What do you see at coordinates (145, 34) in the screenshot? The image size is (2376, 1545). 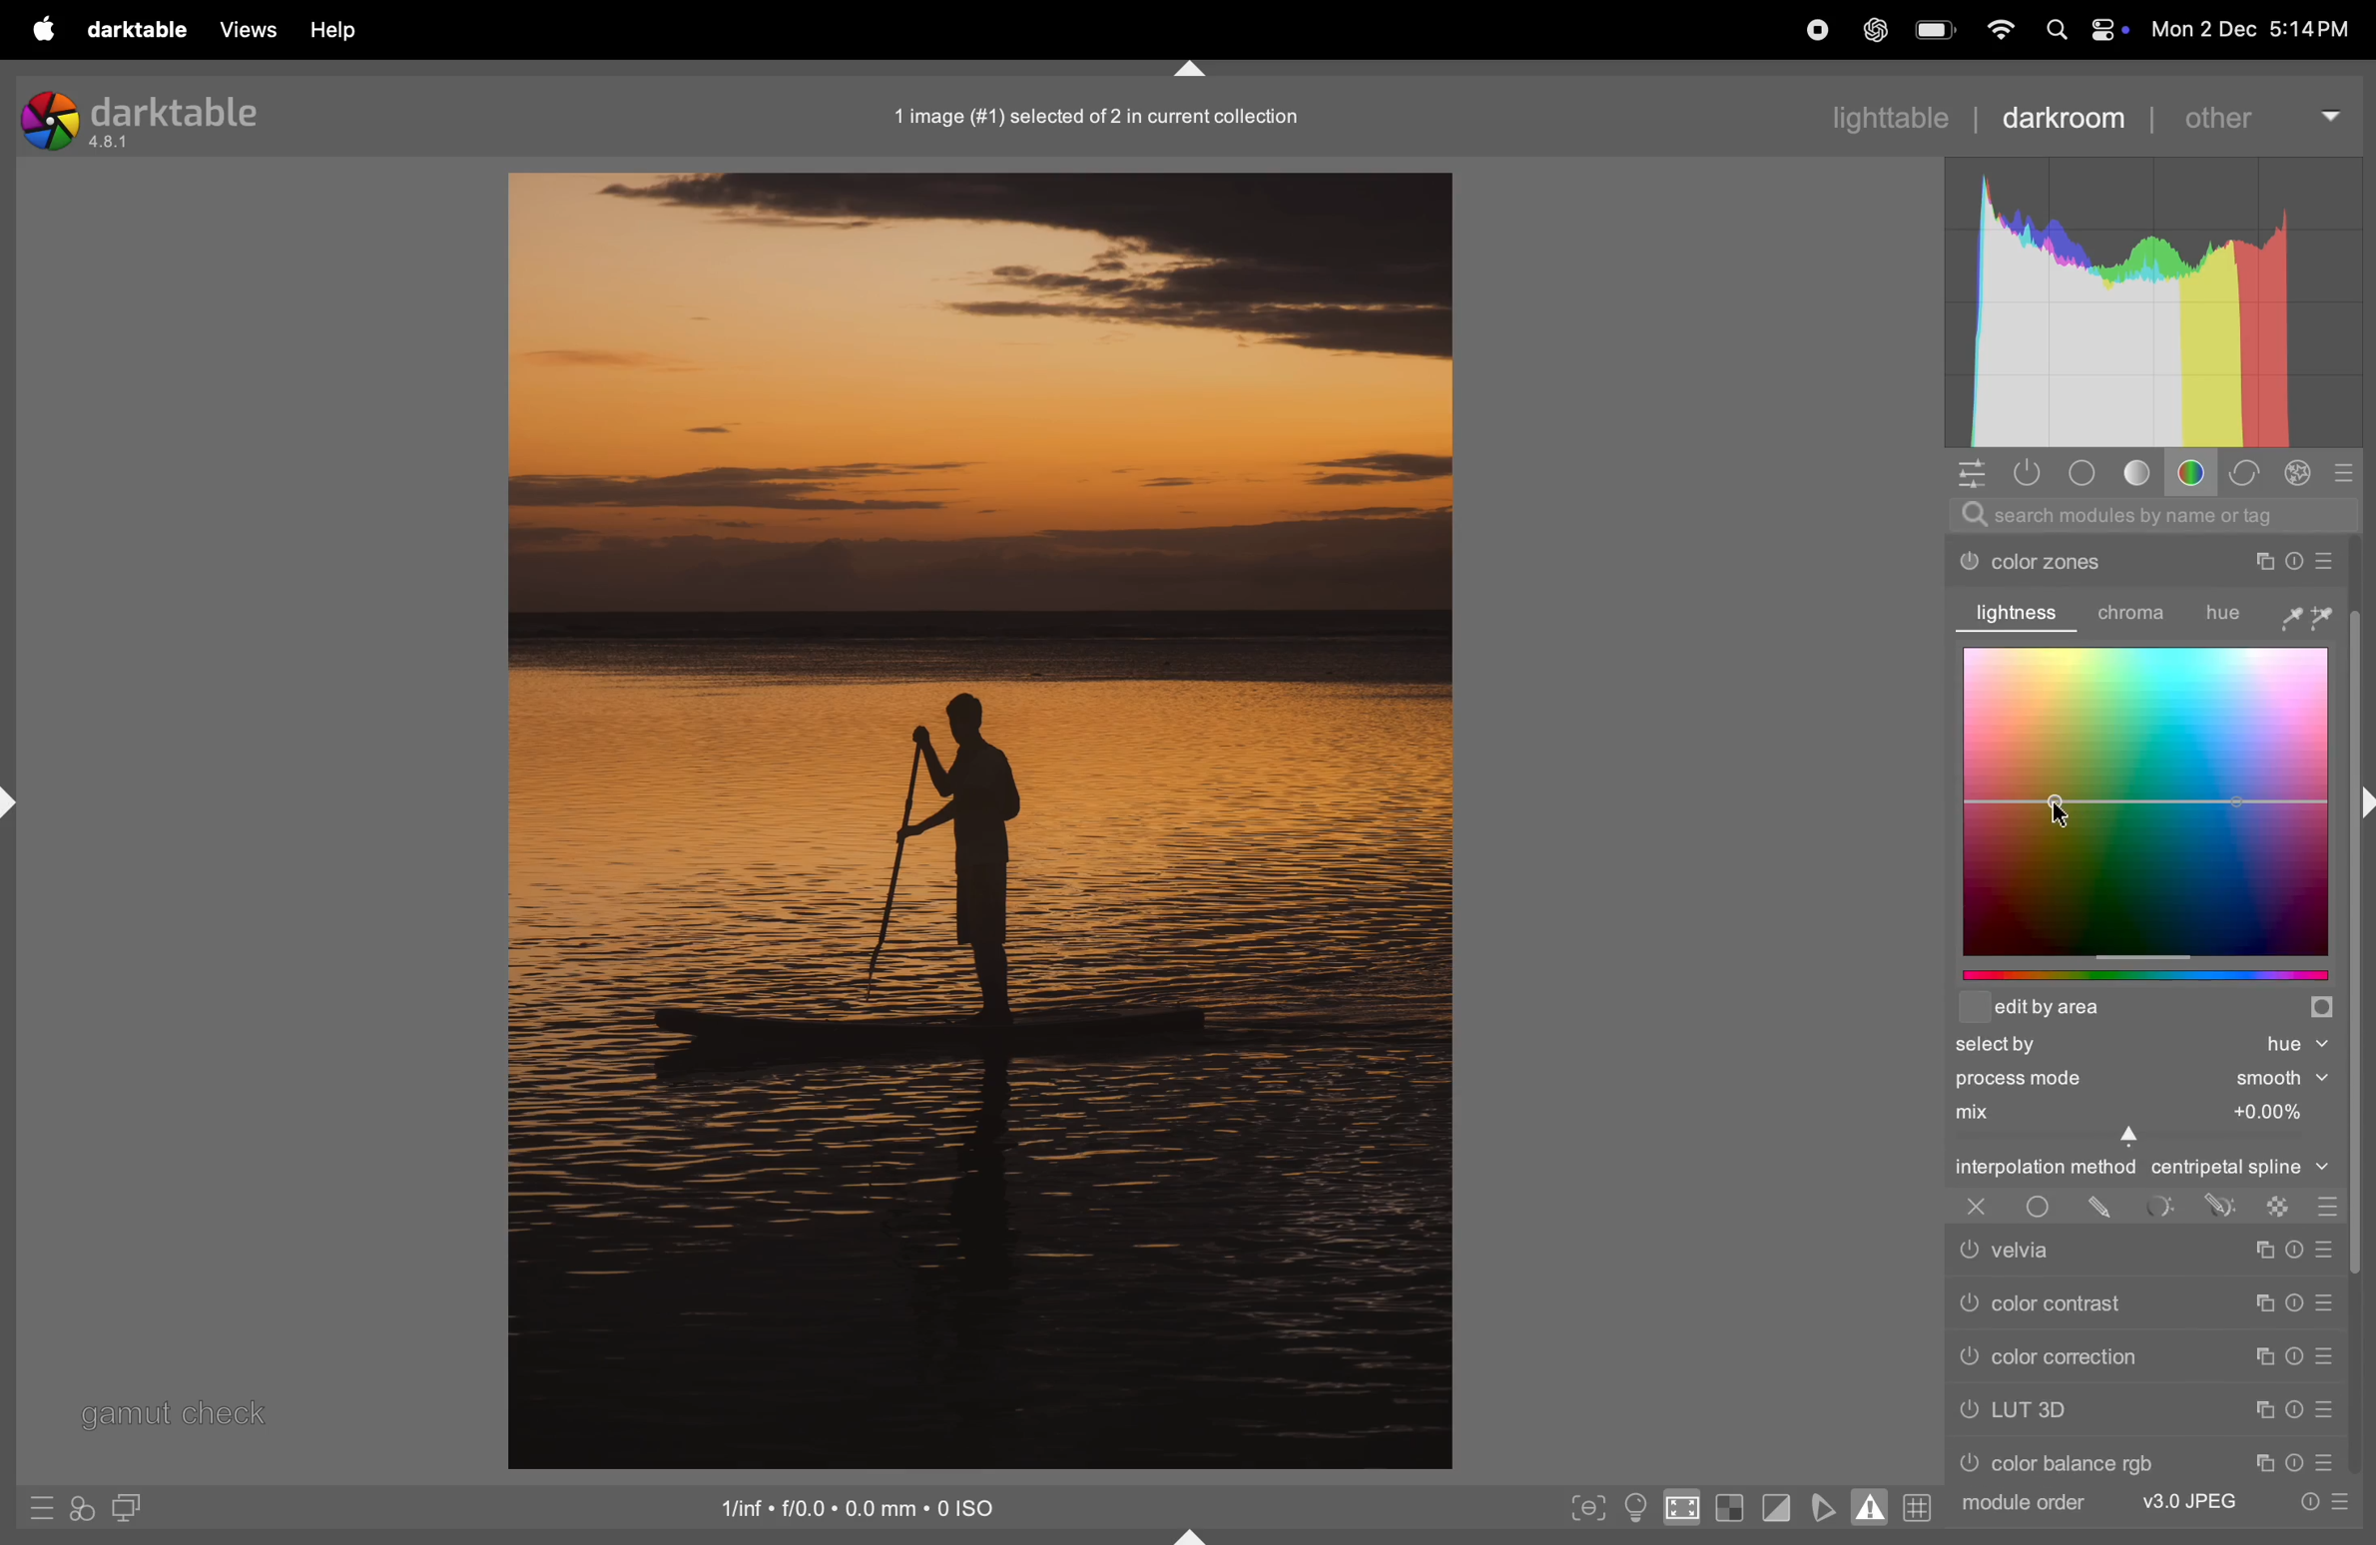 I see `darktable` at bounding box center [145, 34].